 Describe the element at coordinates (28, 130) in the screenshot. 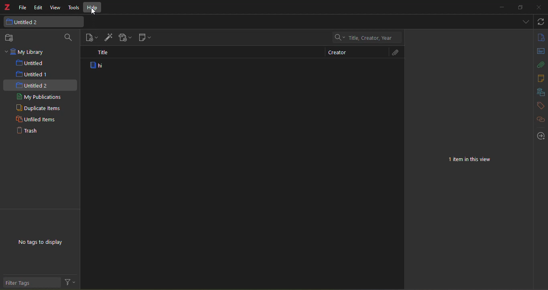

I see `trash` at that location.